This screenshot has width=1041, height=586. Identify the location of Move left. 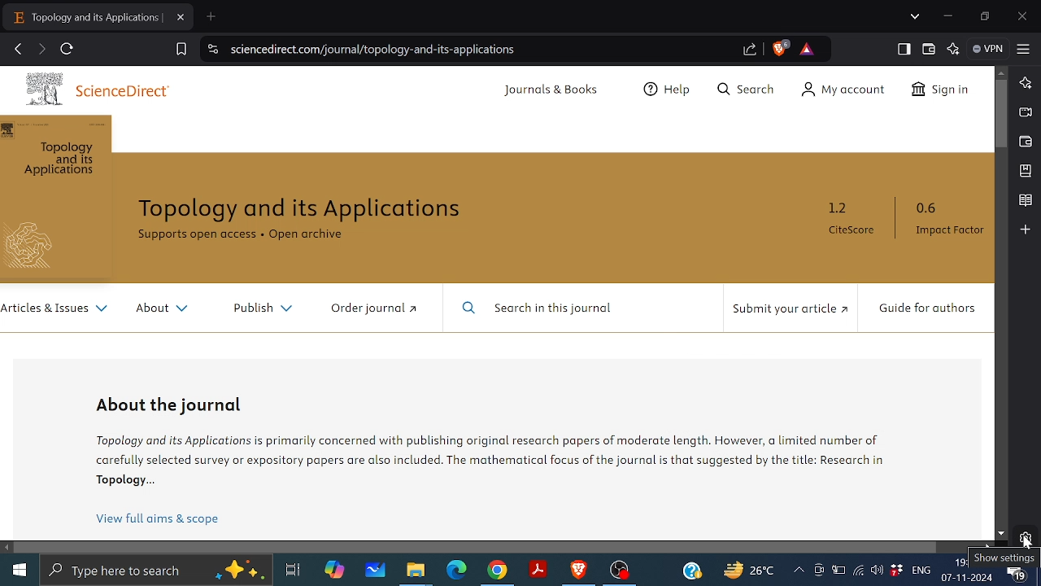
(7, 547).